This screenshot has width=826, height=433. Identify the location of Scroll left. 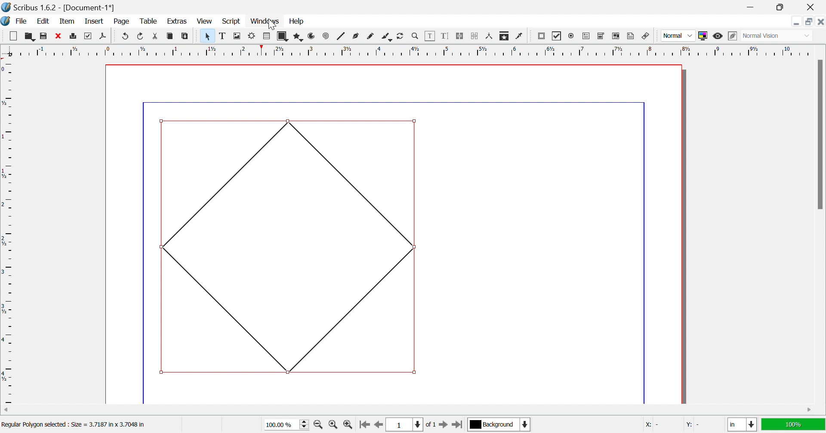
(7, 410).